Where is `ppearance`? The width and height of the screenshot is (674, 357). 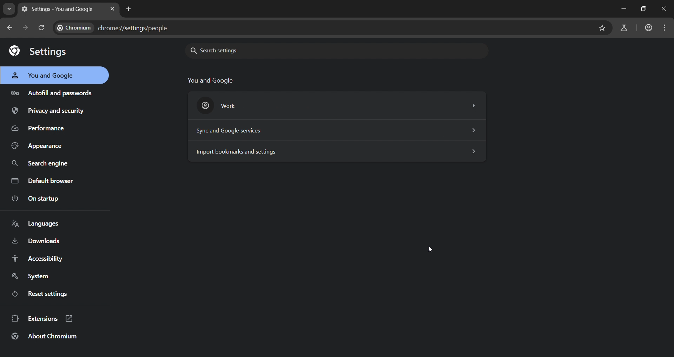
ppearance is located at coordinates (38, 148).